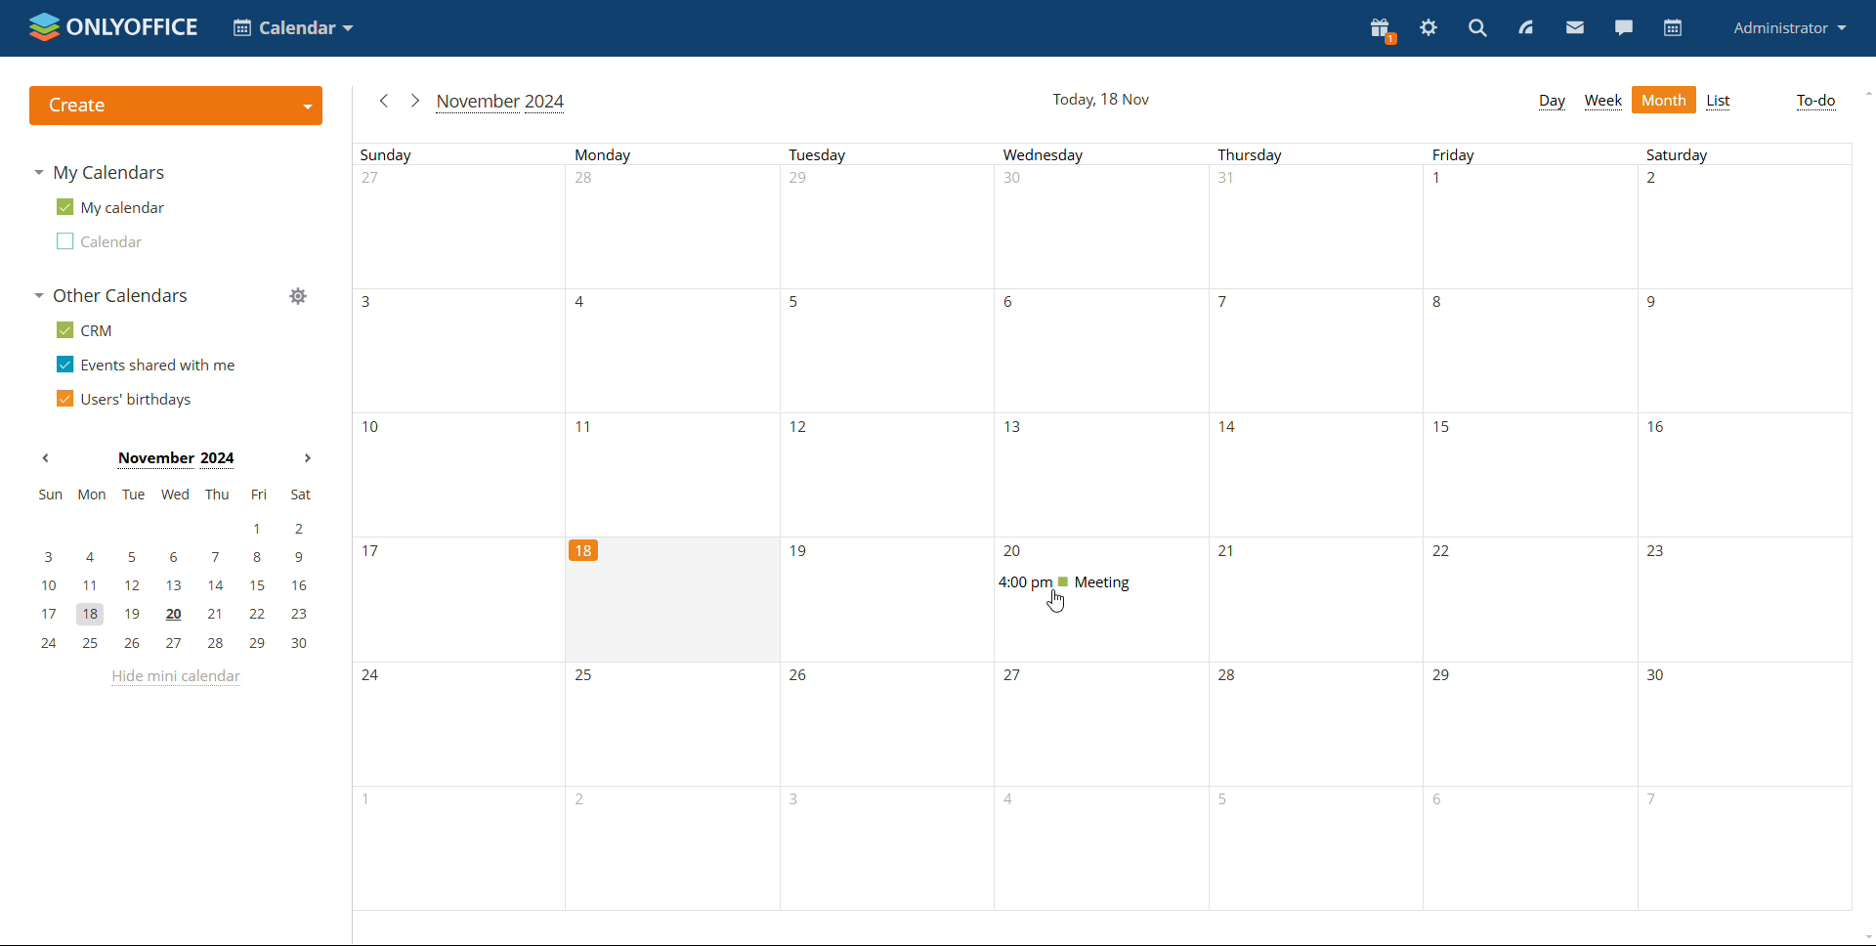 Image resolution: width=1876 pixels, height=946 pixels. Describe the element at coordinates (292, 27) in the screenshot. I see `select application` at that location.